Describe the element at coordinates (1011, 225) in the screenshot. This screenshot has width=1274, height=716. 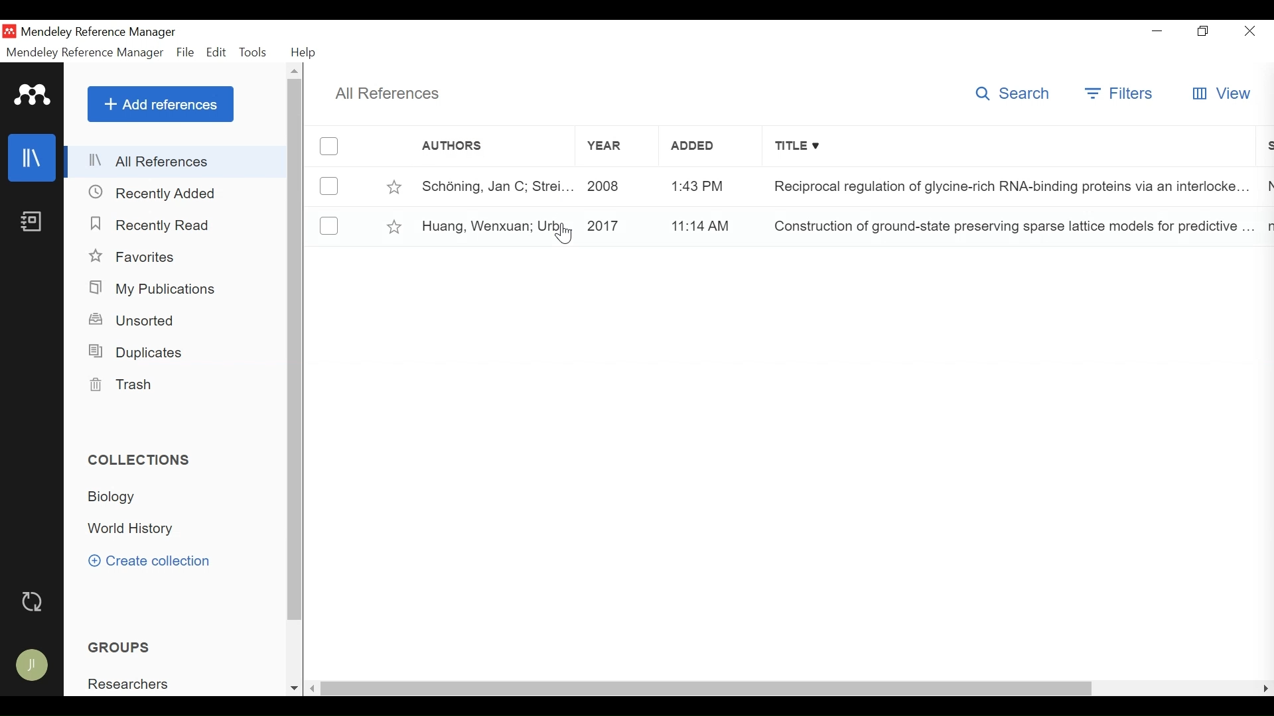
I see `Title` at that location.